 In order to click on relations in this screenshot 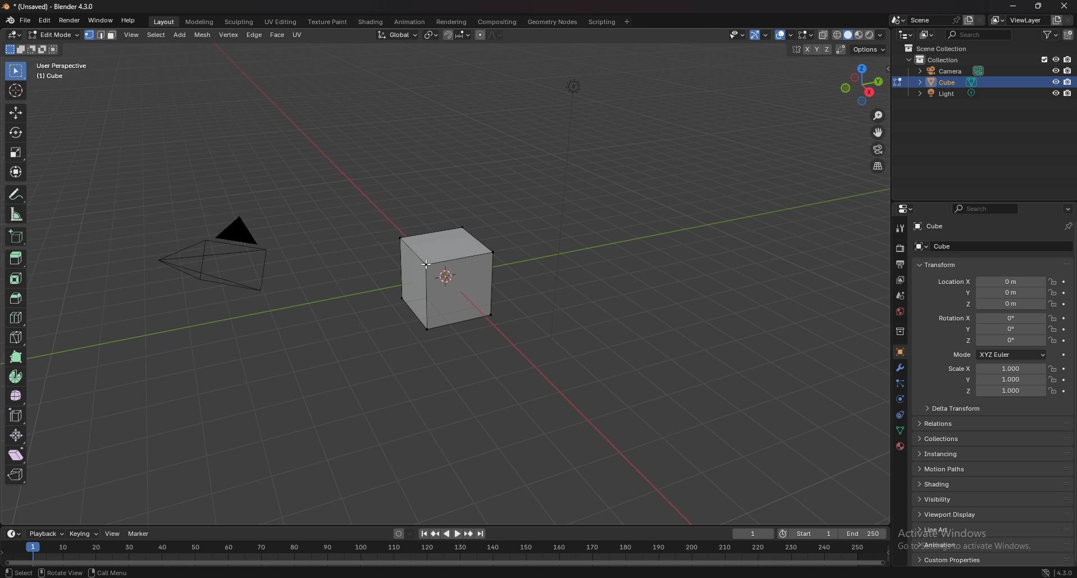, I will do `click(964, 424)`.